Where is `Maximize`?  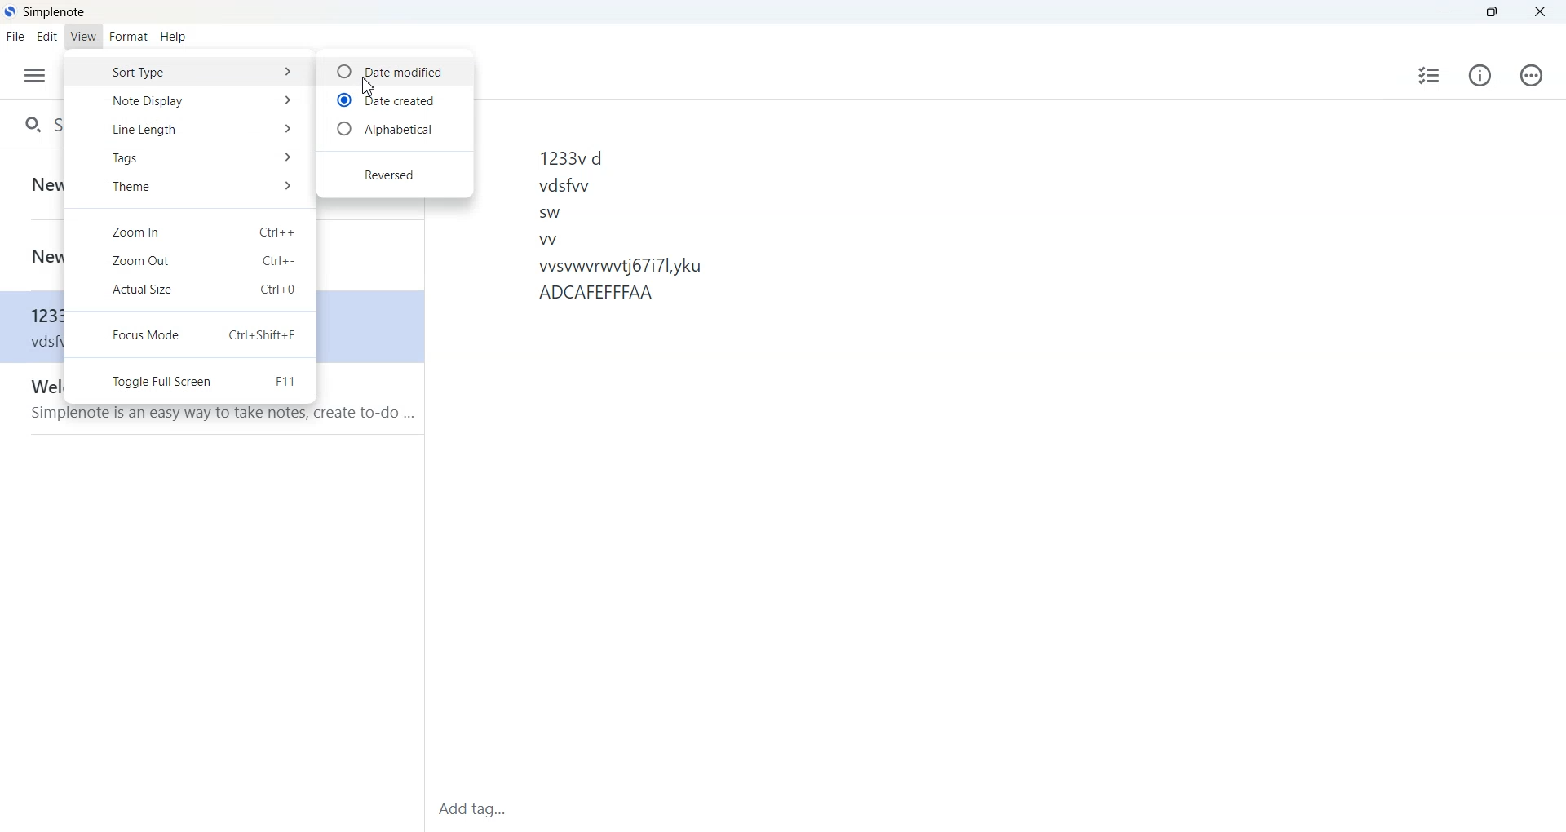
Maximize is located at coordinates (1492, 12).